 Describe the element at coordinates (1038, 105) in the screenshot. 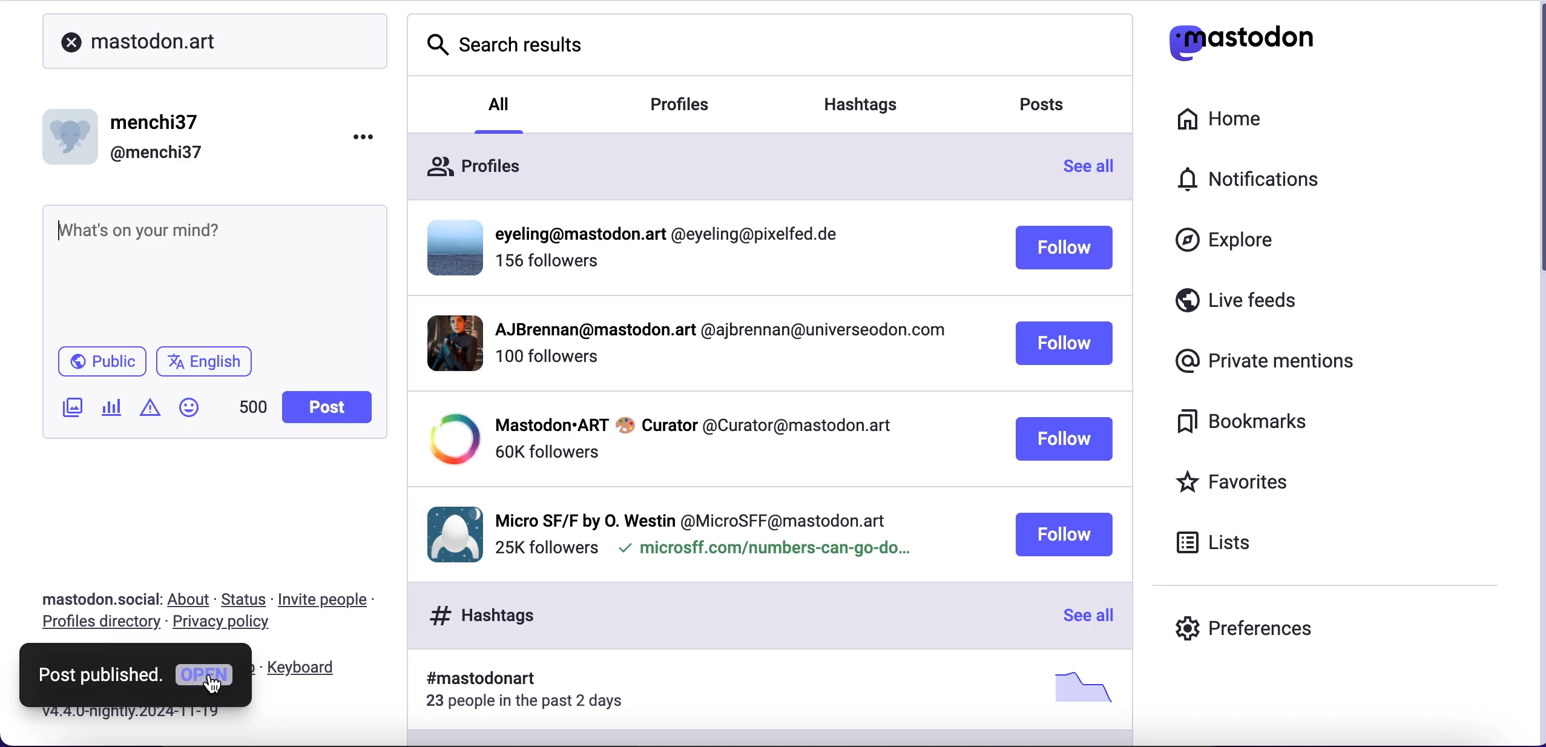

I see `posts` at that location.